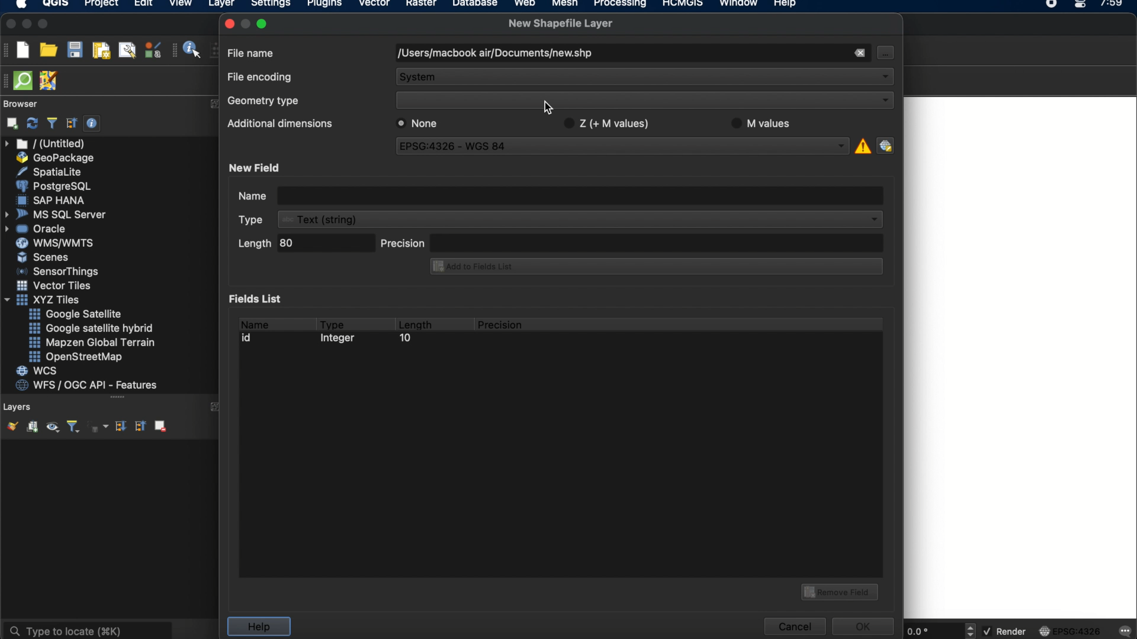 The height and width of the screenshot is (639, 1137). Describe the element at coordinates (56, 244) in the screenshot. I see `was/wmts` at that location.